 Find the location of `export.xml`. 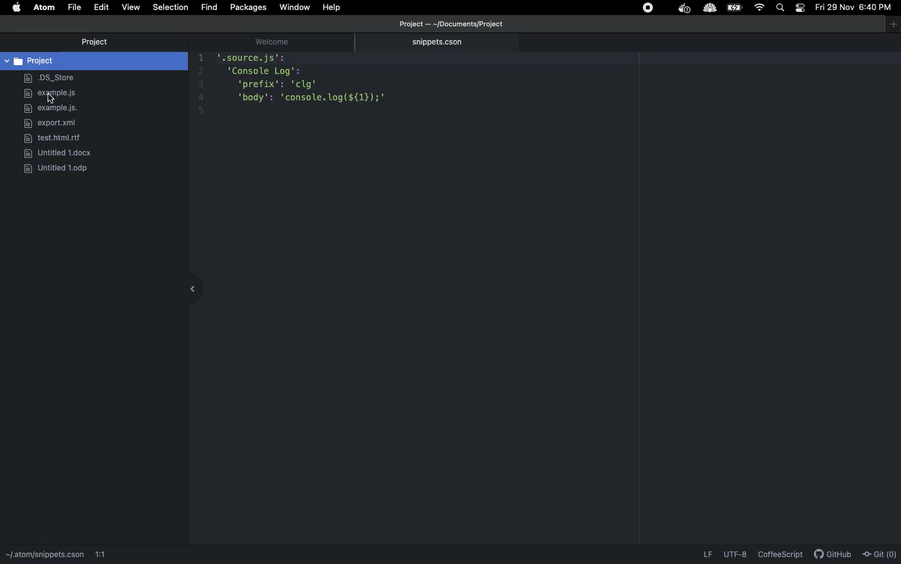

export.xml is located at coordinates (52, 124).